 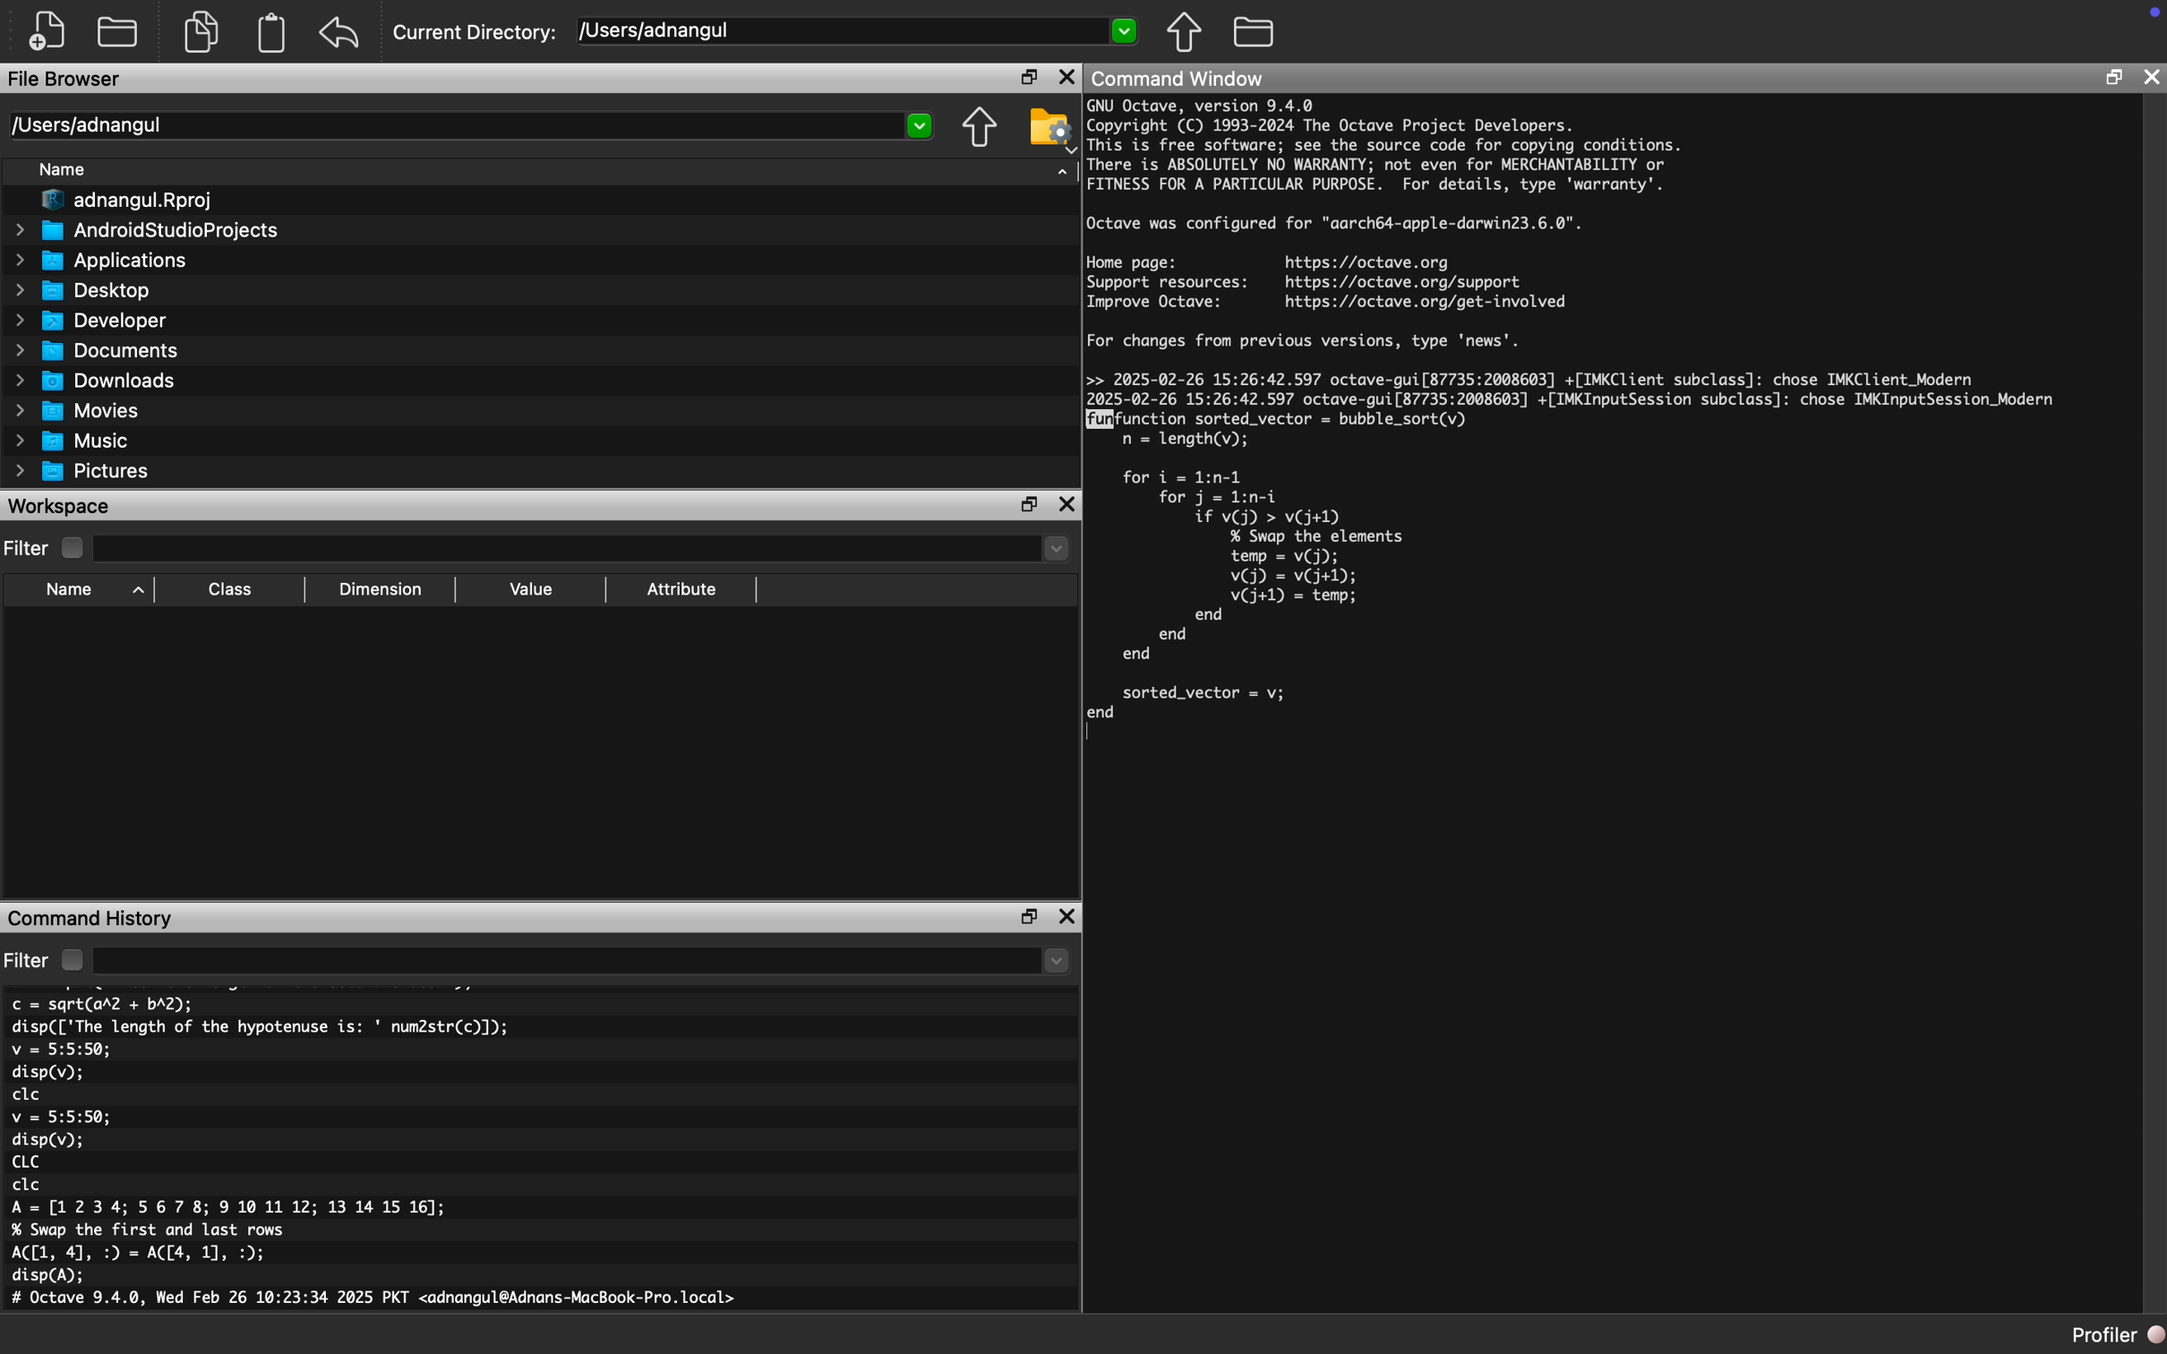 What do you see at coordinates (50, 32) in the screenshot?
I see `Add file` at bounding box center [50, 32].